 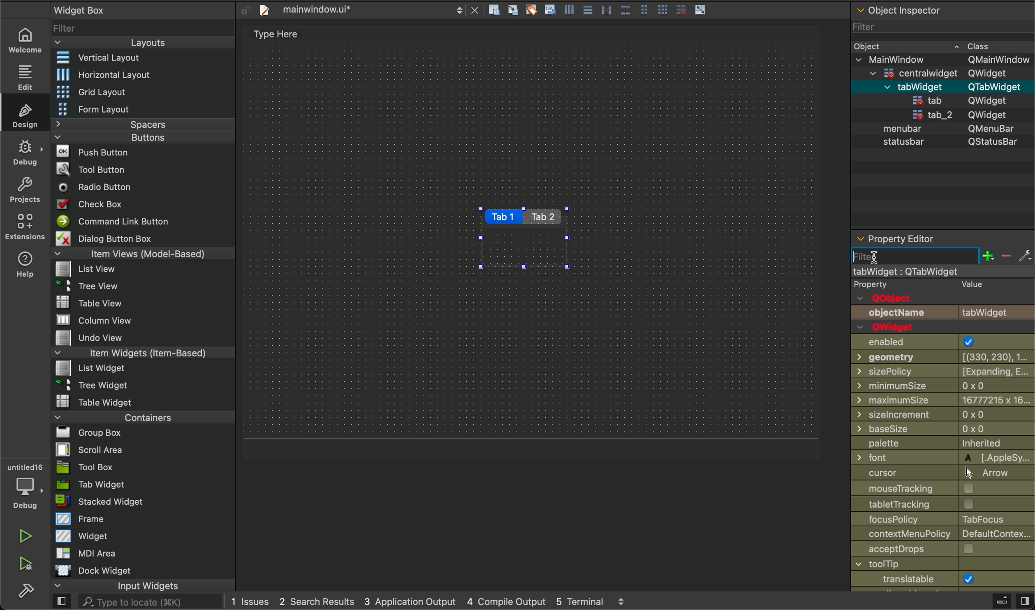 I want to click on Buttons, so click(x=143, y=137).